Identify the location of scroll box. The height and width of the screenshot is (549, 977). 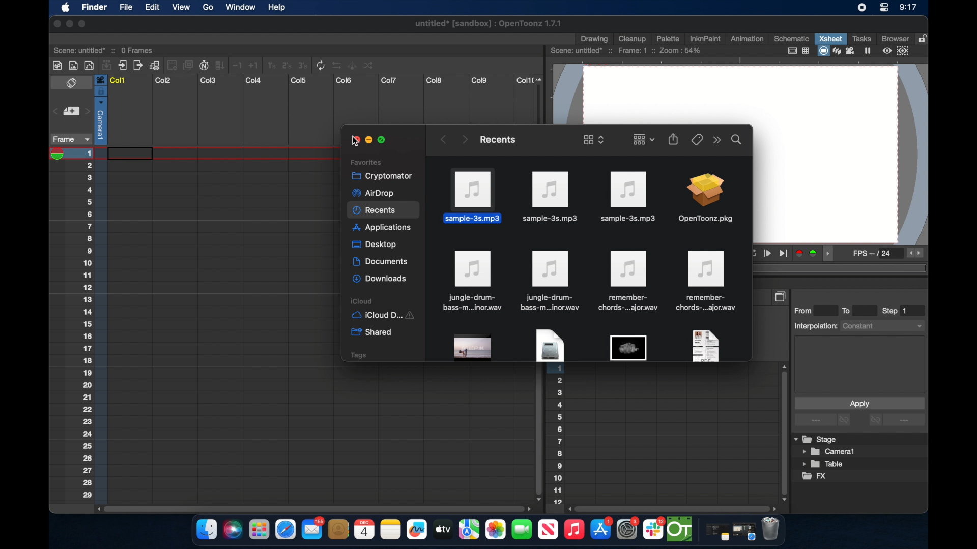
(783, 432).